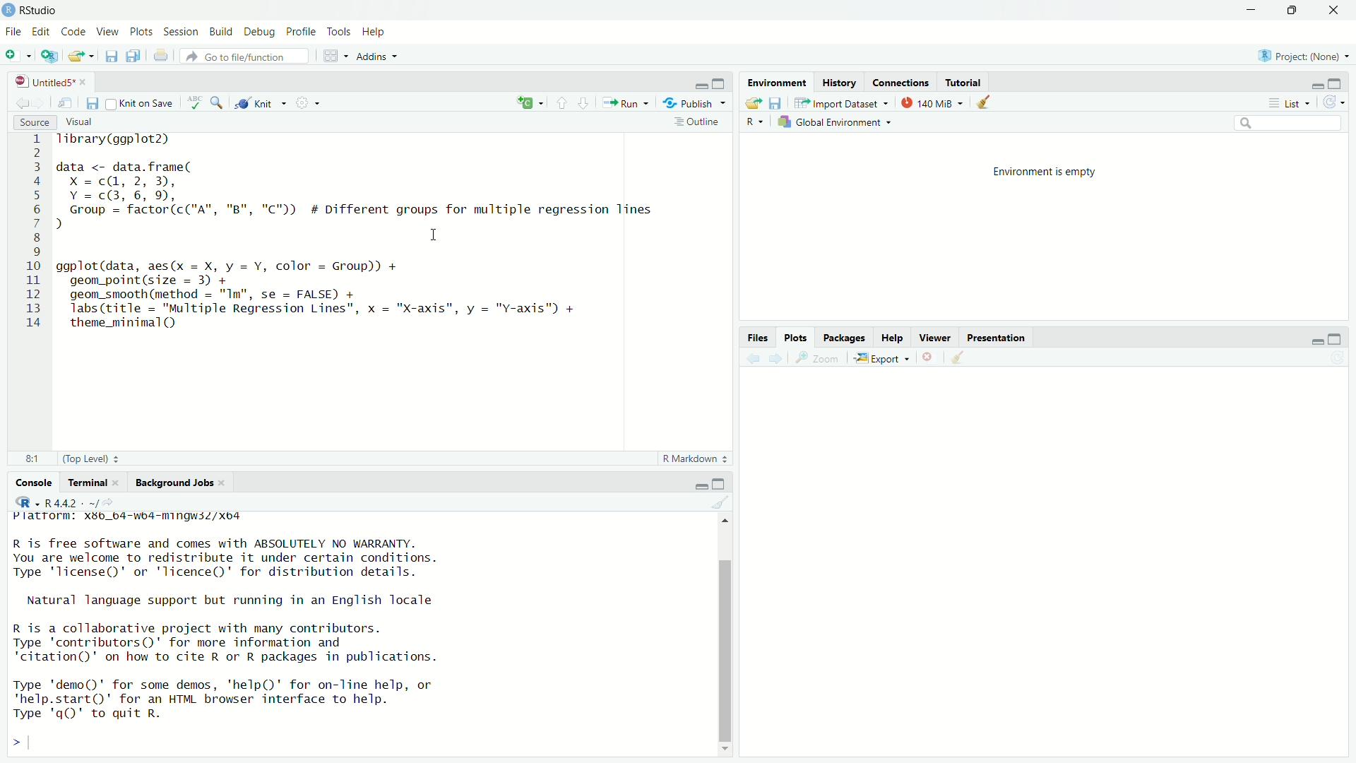 The width and height of the screenshot is (1356, 763). What do you see at coordinates (42, 32) in the screenshot?
I see `Edit` at bounding box center [42, 32].